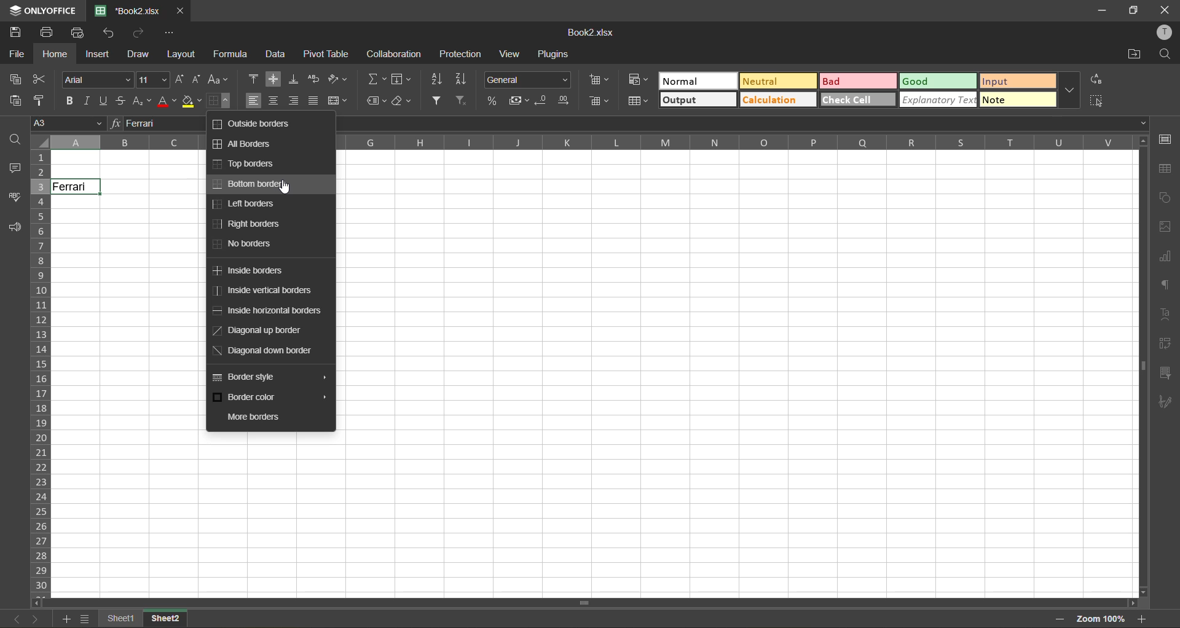 The height and width of the screenshot is (628, 1180). What do you see at coordinates (41, 100) in the screenshot?
I see `copy style` at bounding box center [41, 100].